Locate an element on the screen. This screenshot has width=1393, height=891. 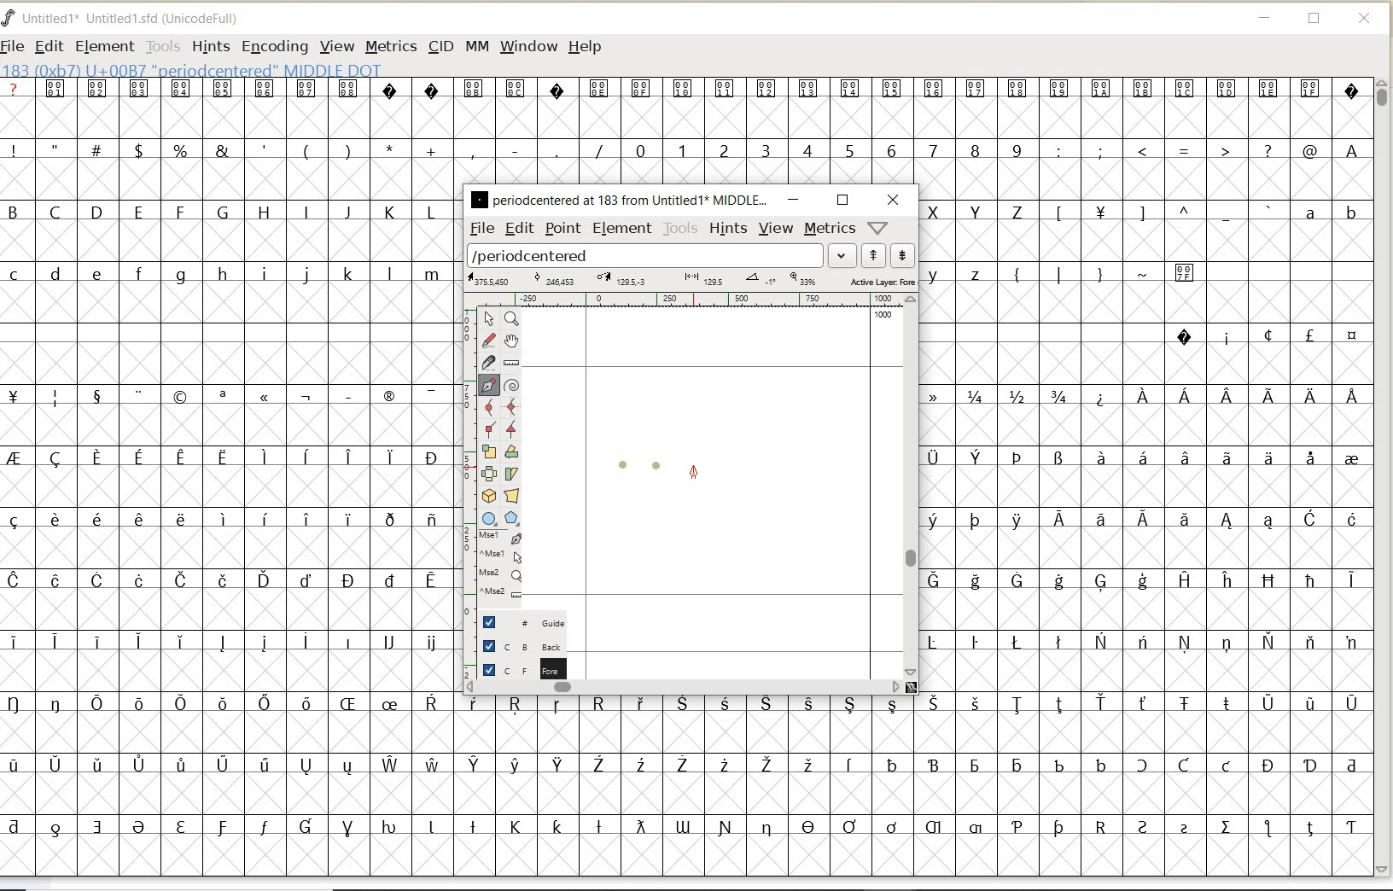
measure a distance, angle between points is located at coordinates (511, 363).